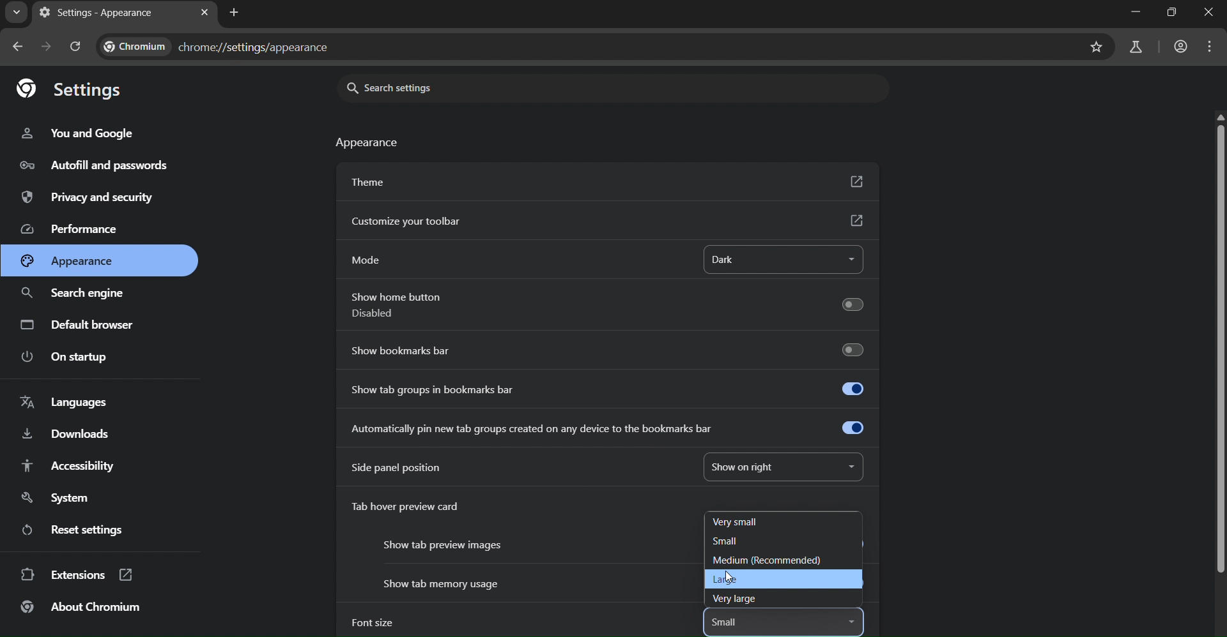 The width and height of the screenshot is (1227, 637). I want to click on cursor, so click(732, 575).